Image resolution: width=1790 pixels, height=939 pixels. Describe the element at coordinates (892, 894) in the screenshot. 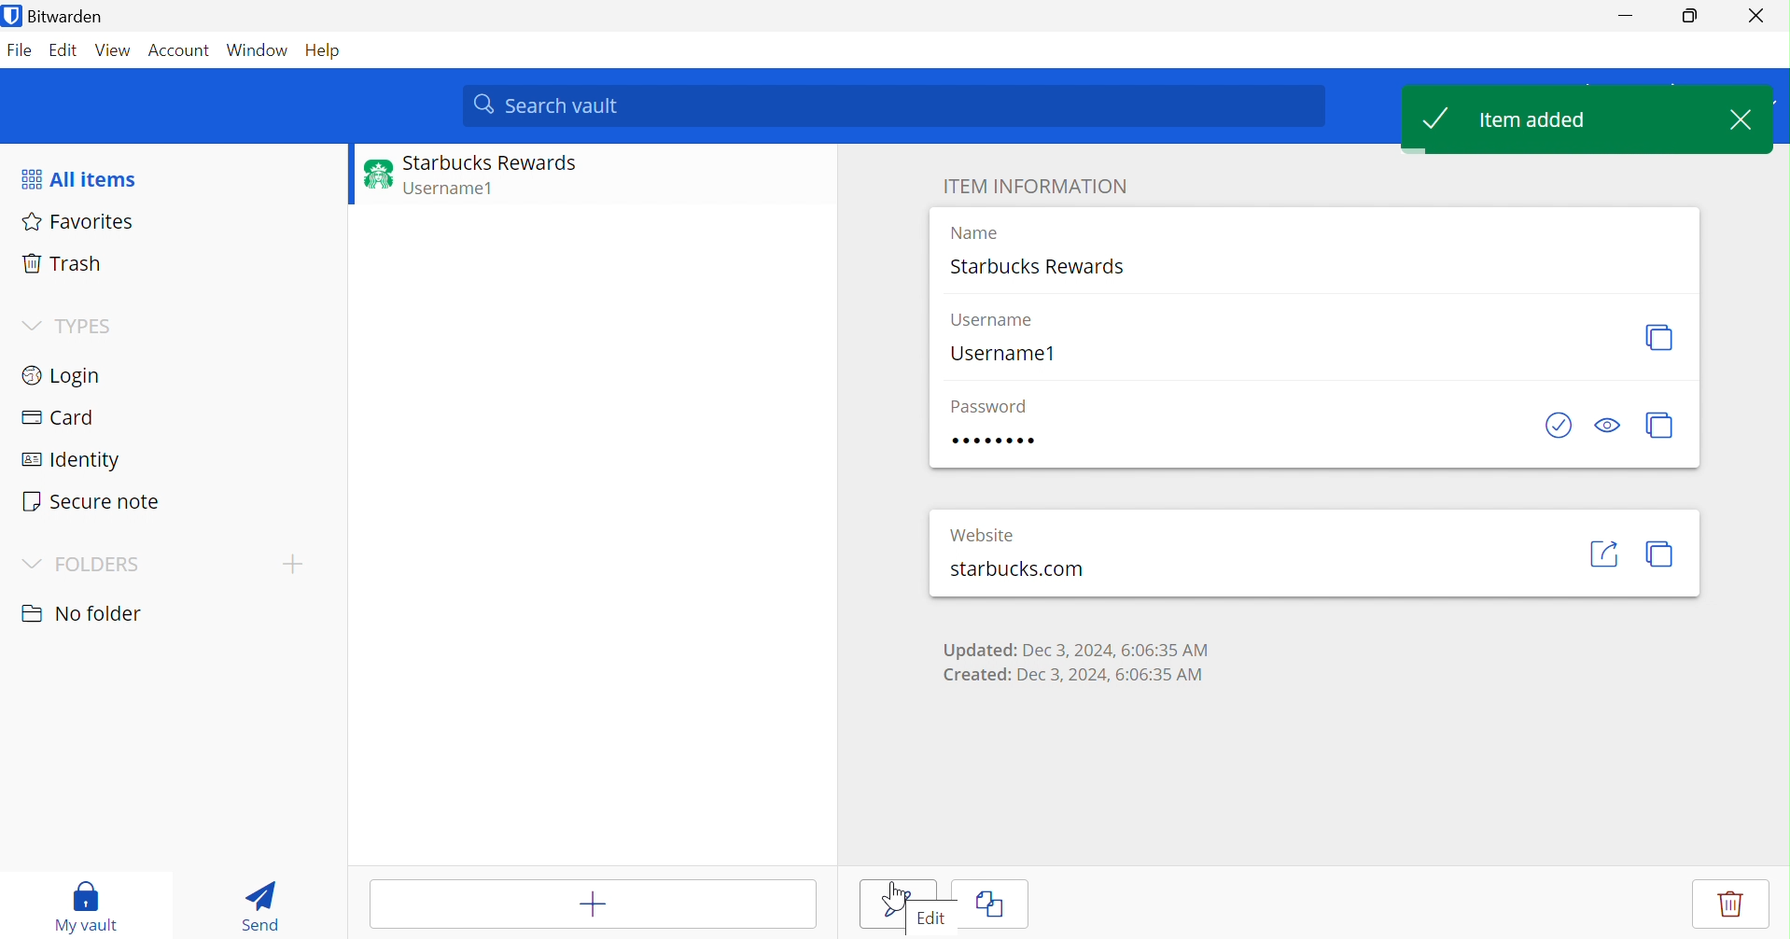

I see `Cursor` at that location.